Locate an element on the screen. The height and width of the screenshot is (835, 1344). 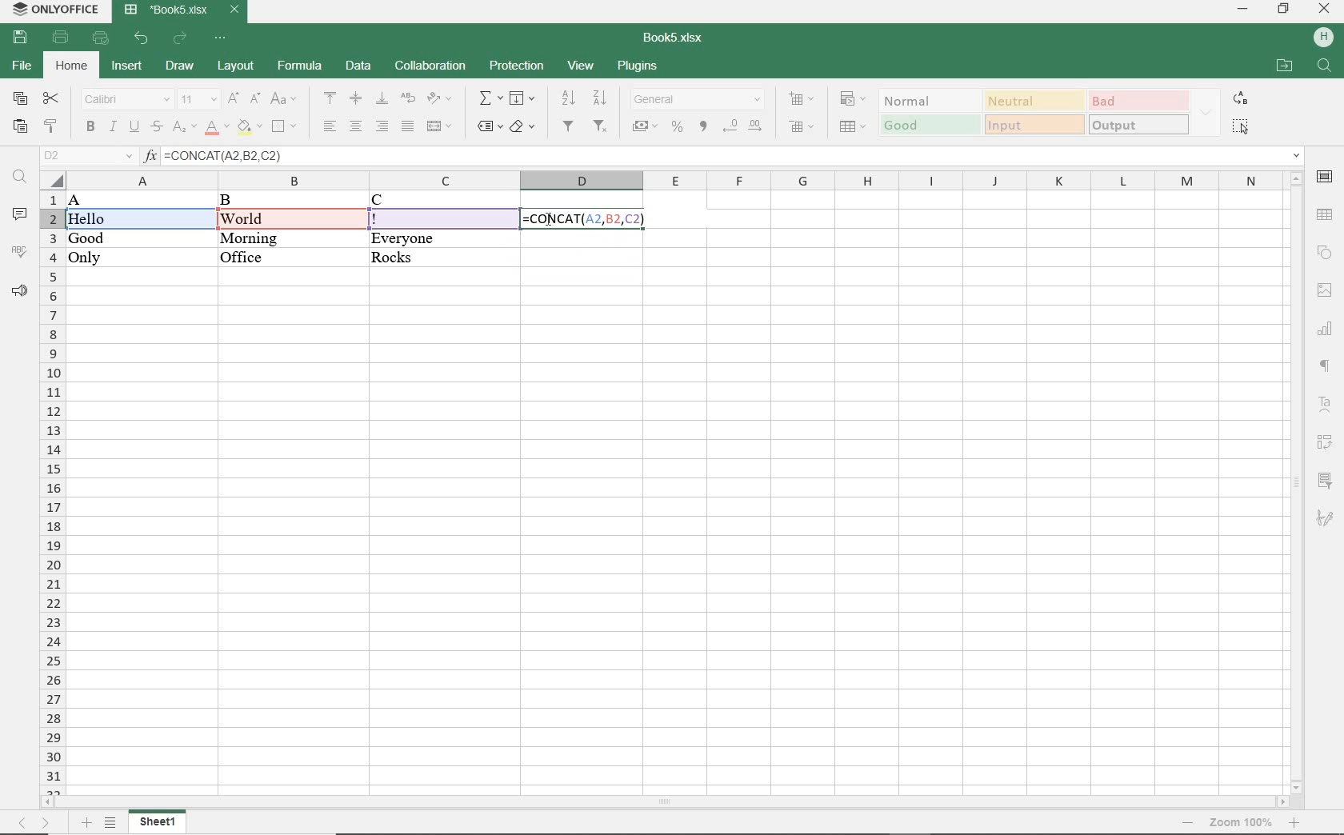
BOLD is located at coordinates (90, 129).